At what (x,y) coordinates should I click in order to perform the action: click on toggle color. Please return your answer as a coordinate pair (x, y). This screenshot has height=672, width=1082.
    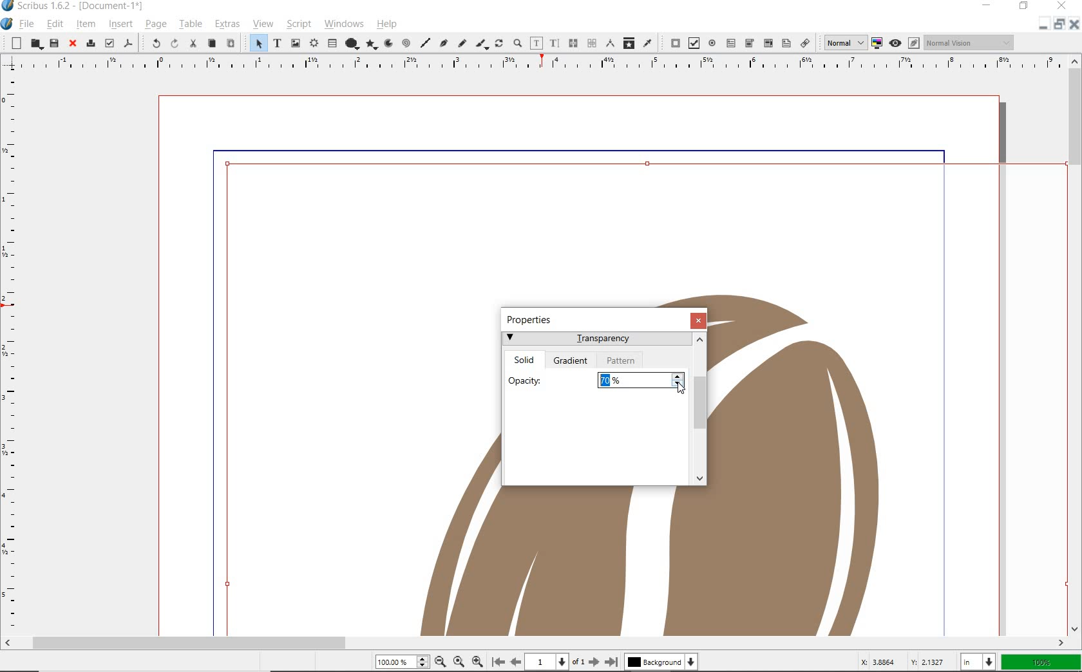
    Looking at the image, I should click on (878, 42).